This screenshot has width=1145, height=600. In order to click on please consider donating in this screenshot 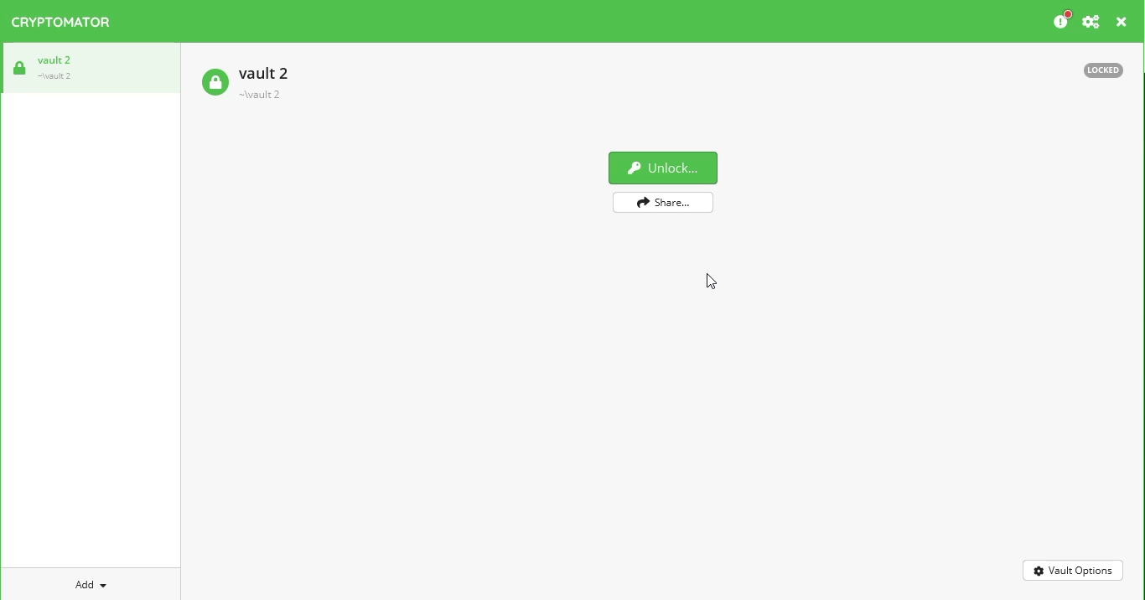, I will do `click(1062, 19)`.